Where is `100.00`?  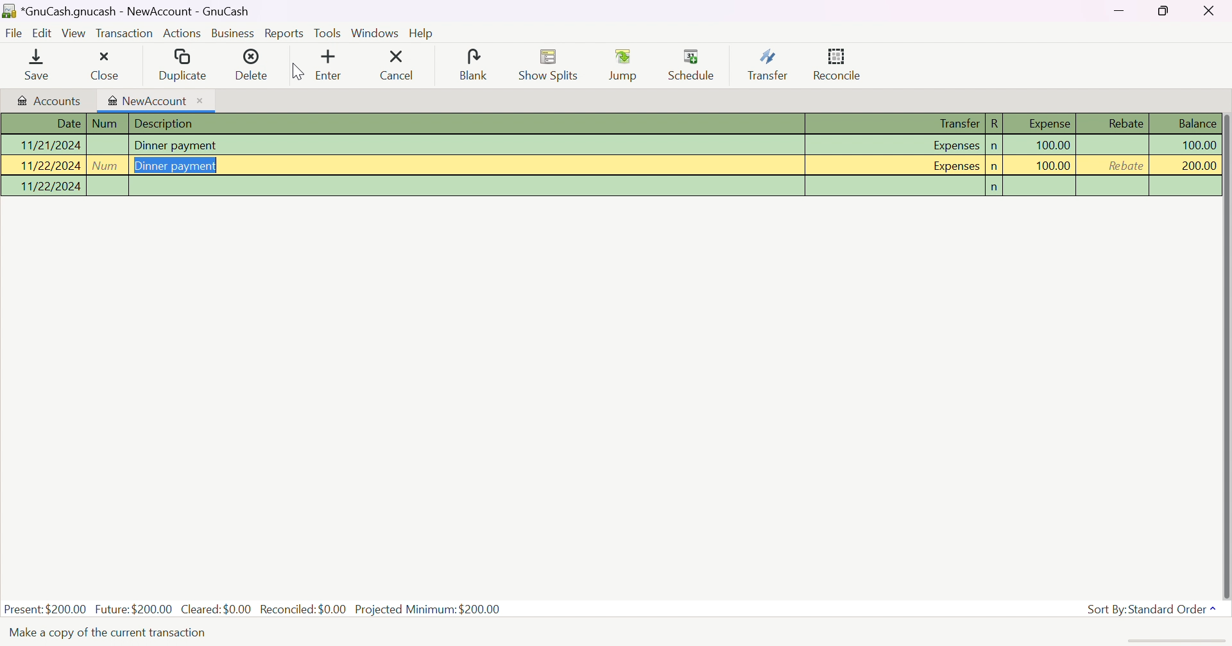
100.00 is located at coordinates (1054, 165).